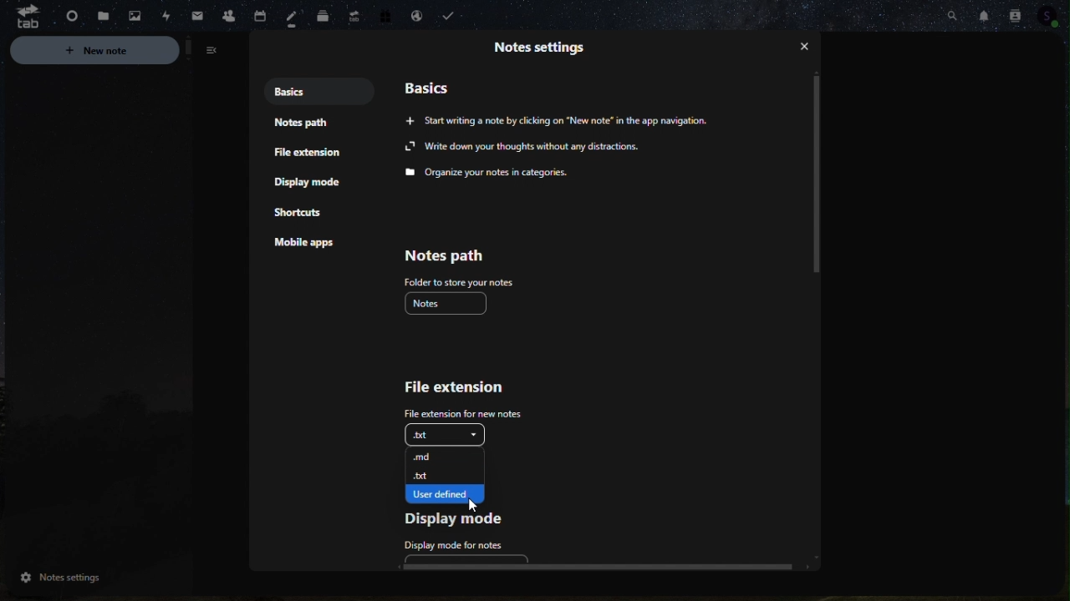 This screenshot has height=601, width=1070. What do you see at coordinates (89, 578) in the screenshot?
I see `Notes Settings` at bounding box center [89, 578].